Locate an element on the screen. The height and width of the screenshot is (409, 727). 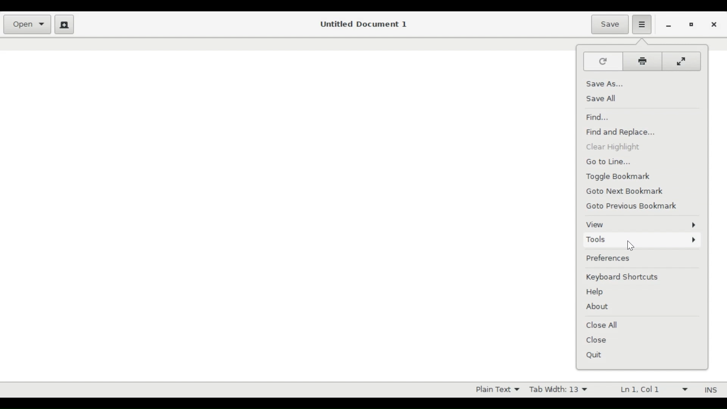
Preferences is located at coordinates (639, 258).